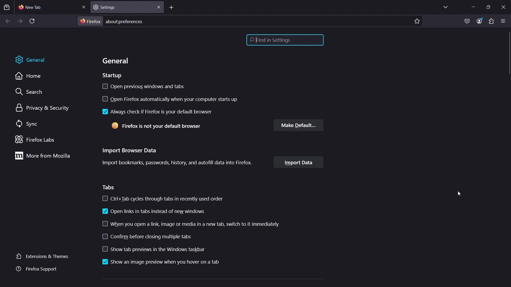  What do you see at coordinates (31, 124) in the screenshot?
I see `Sync` at bounding box center [31, 124].